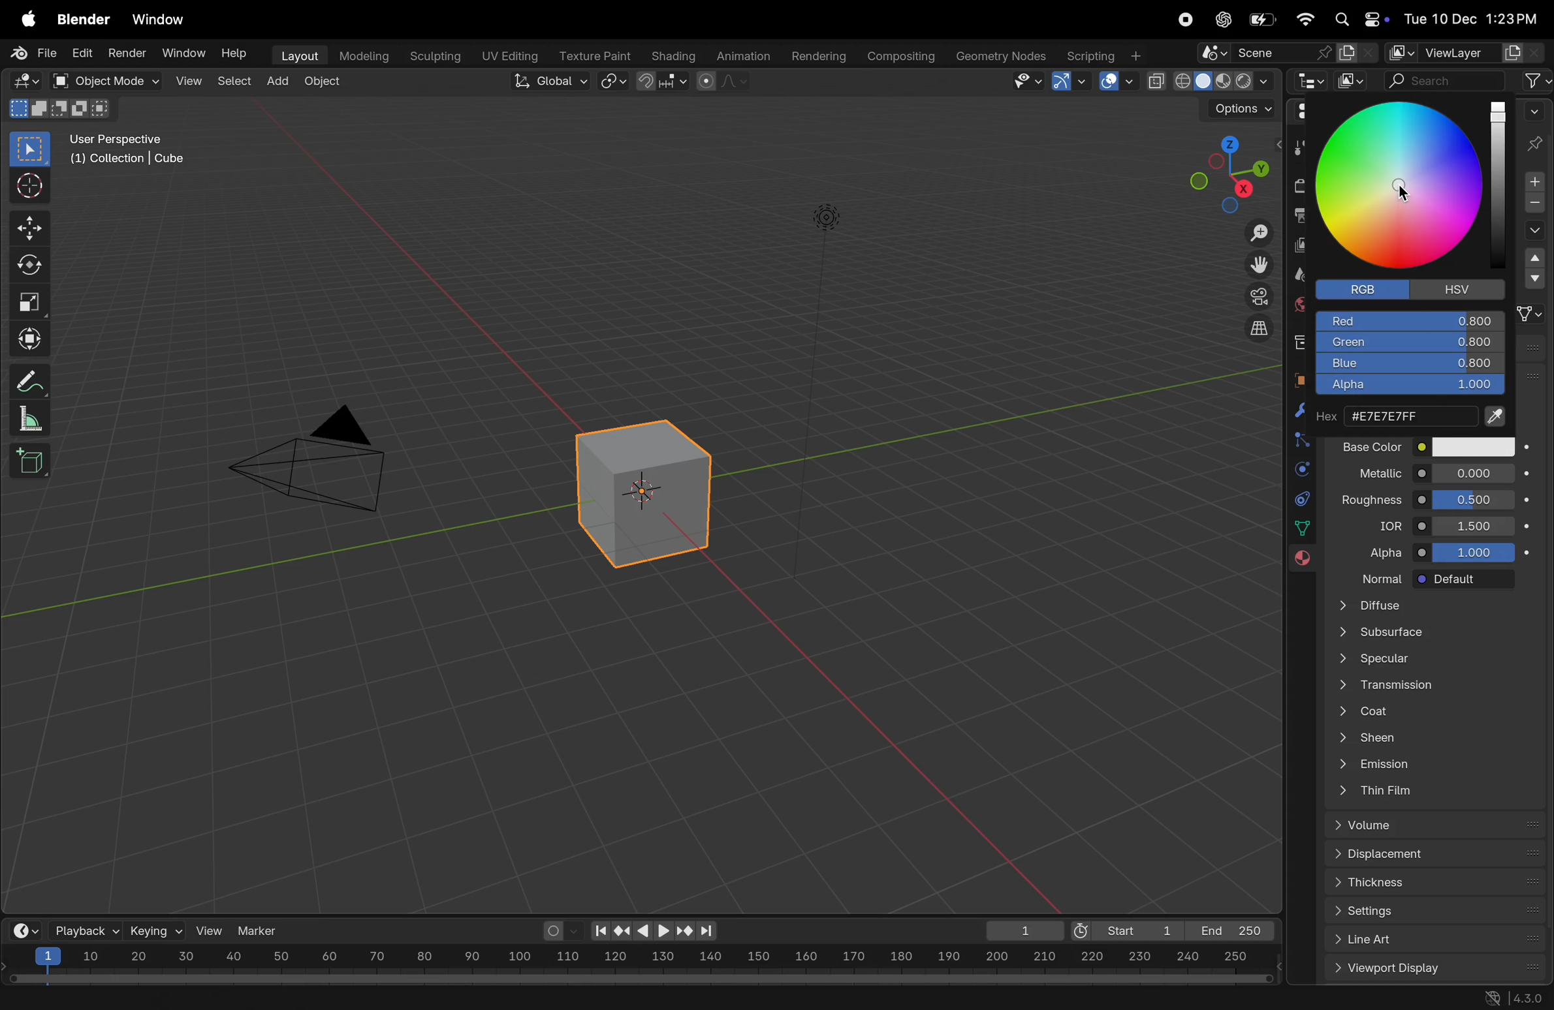 This screenshot has height=1010, width=1554. I want to click on color, so click(1472, 446).